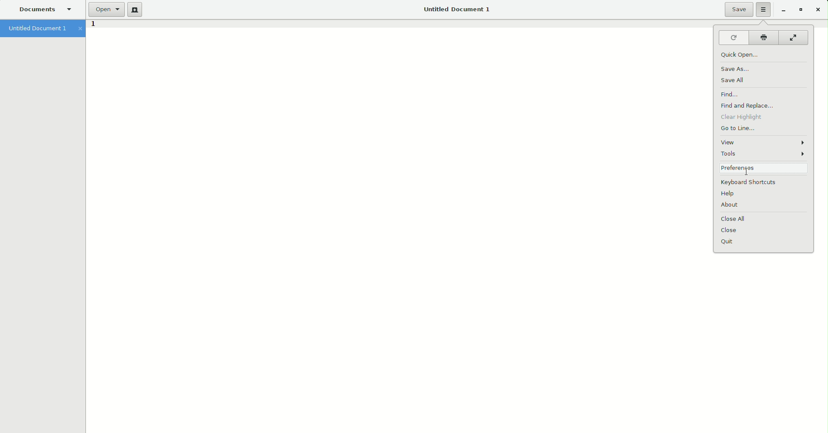 The width and height of the screenshot is (828, 433). Describe the element at coordinates (739, 10) in the screenshot. I see `Save` at that location.